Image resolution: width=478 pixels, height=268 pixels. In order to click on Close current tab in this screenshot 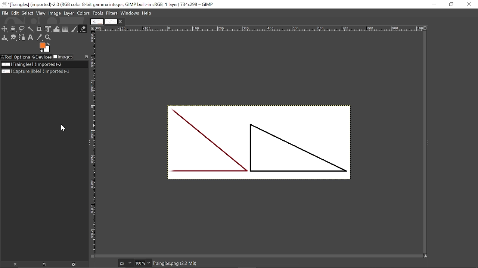, I will do `click(121, 22)`.